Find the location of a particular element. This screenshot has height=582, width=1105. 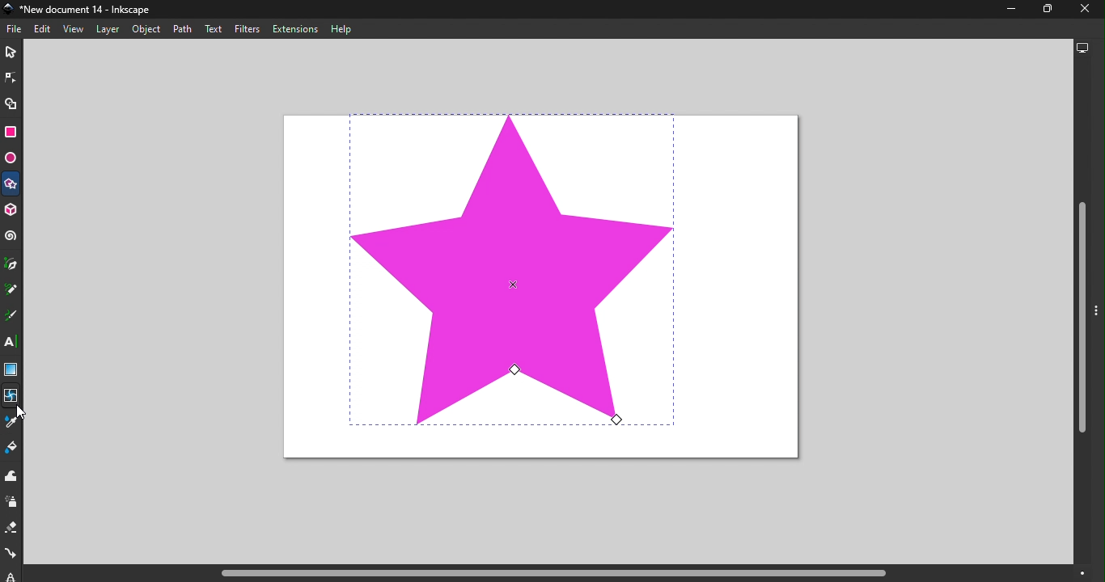

Dropper tool is located at coordinates (11, 424).